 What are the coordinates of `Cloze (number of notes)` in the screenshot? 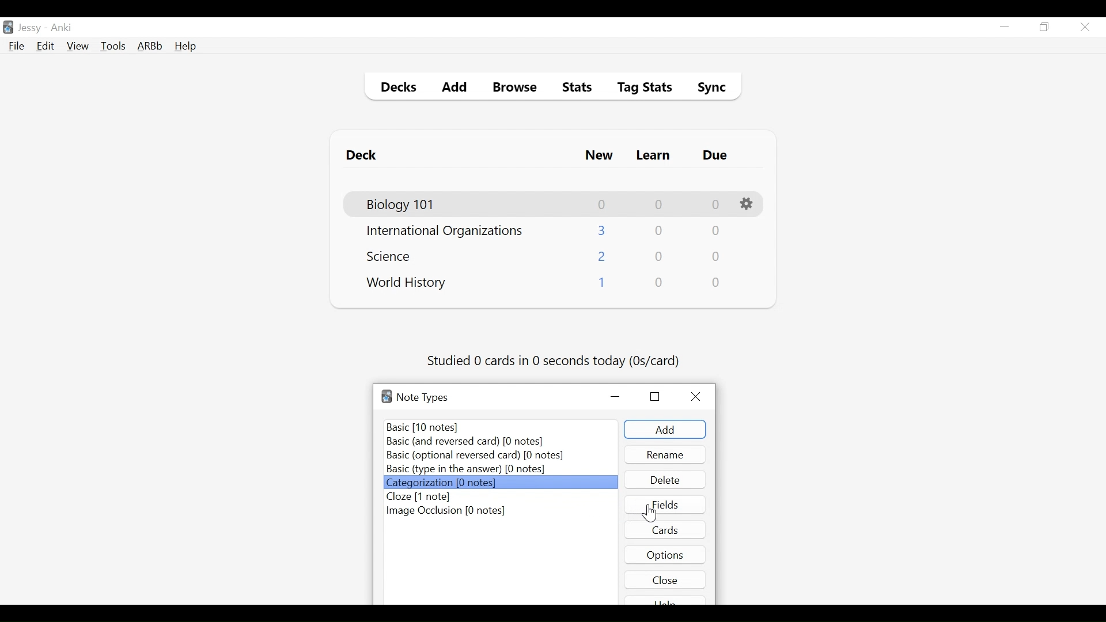 It's located at (422, 496).